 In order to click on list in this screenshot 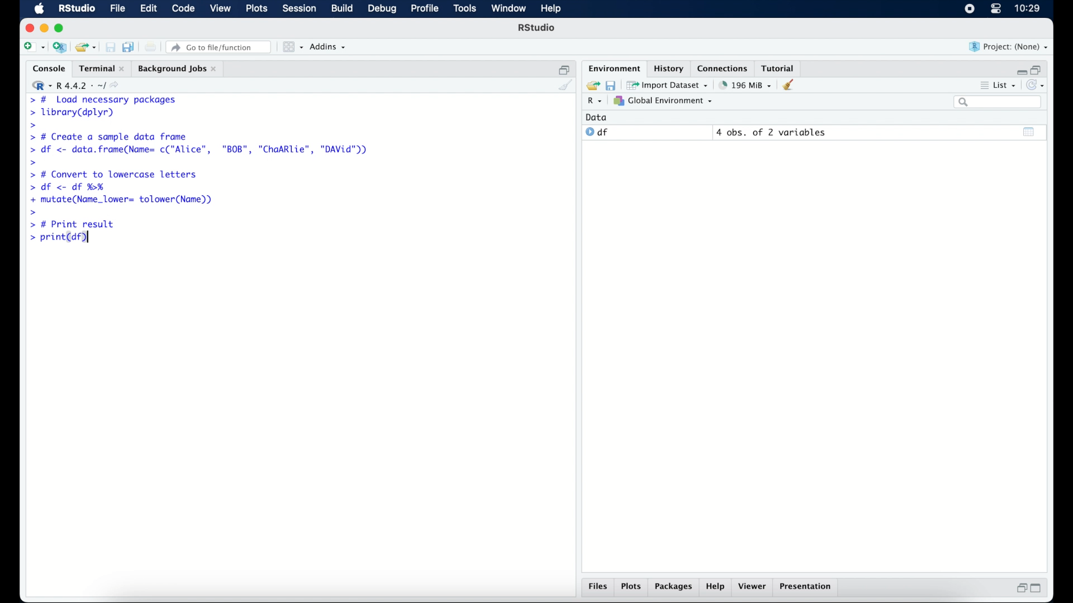, I will do `click(997, 87)`.